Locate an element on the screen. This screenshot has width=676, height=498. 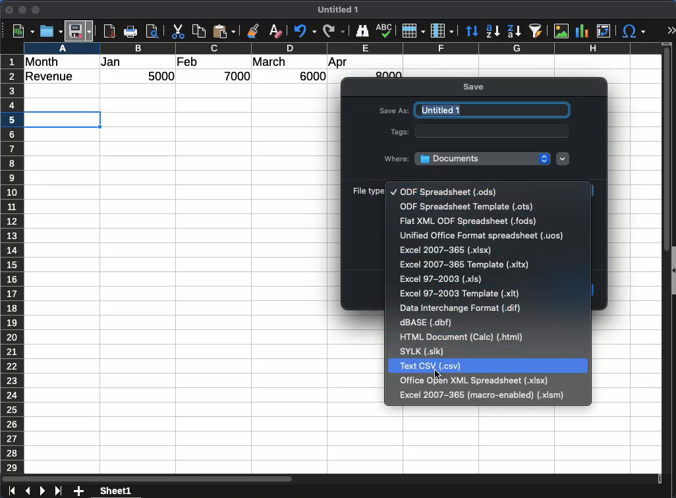
Data interchange format is located at coordinates (461, 308).